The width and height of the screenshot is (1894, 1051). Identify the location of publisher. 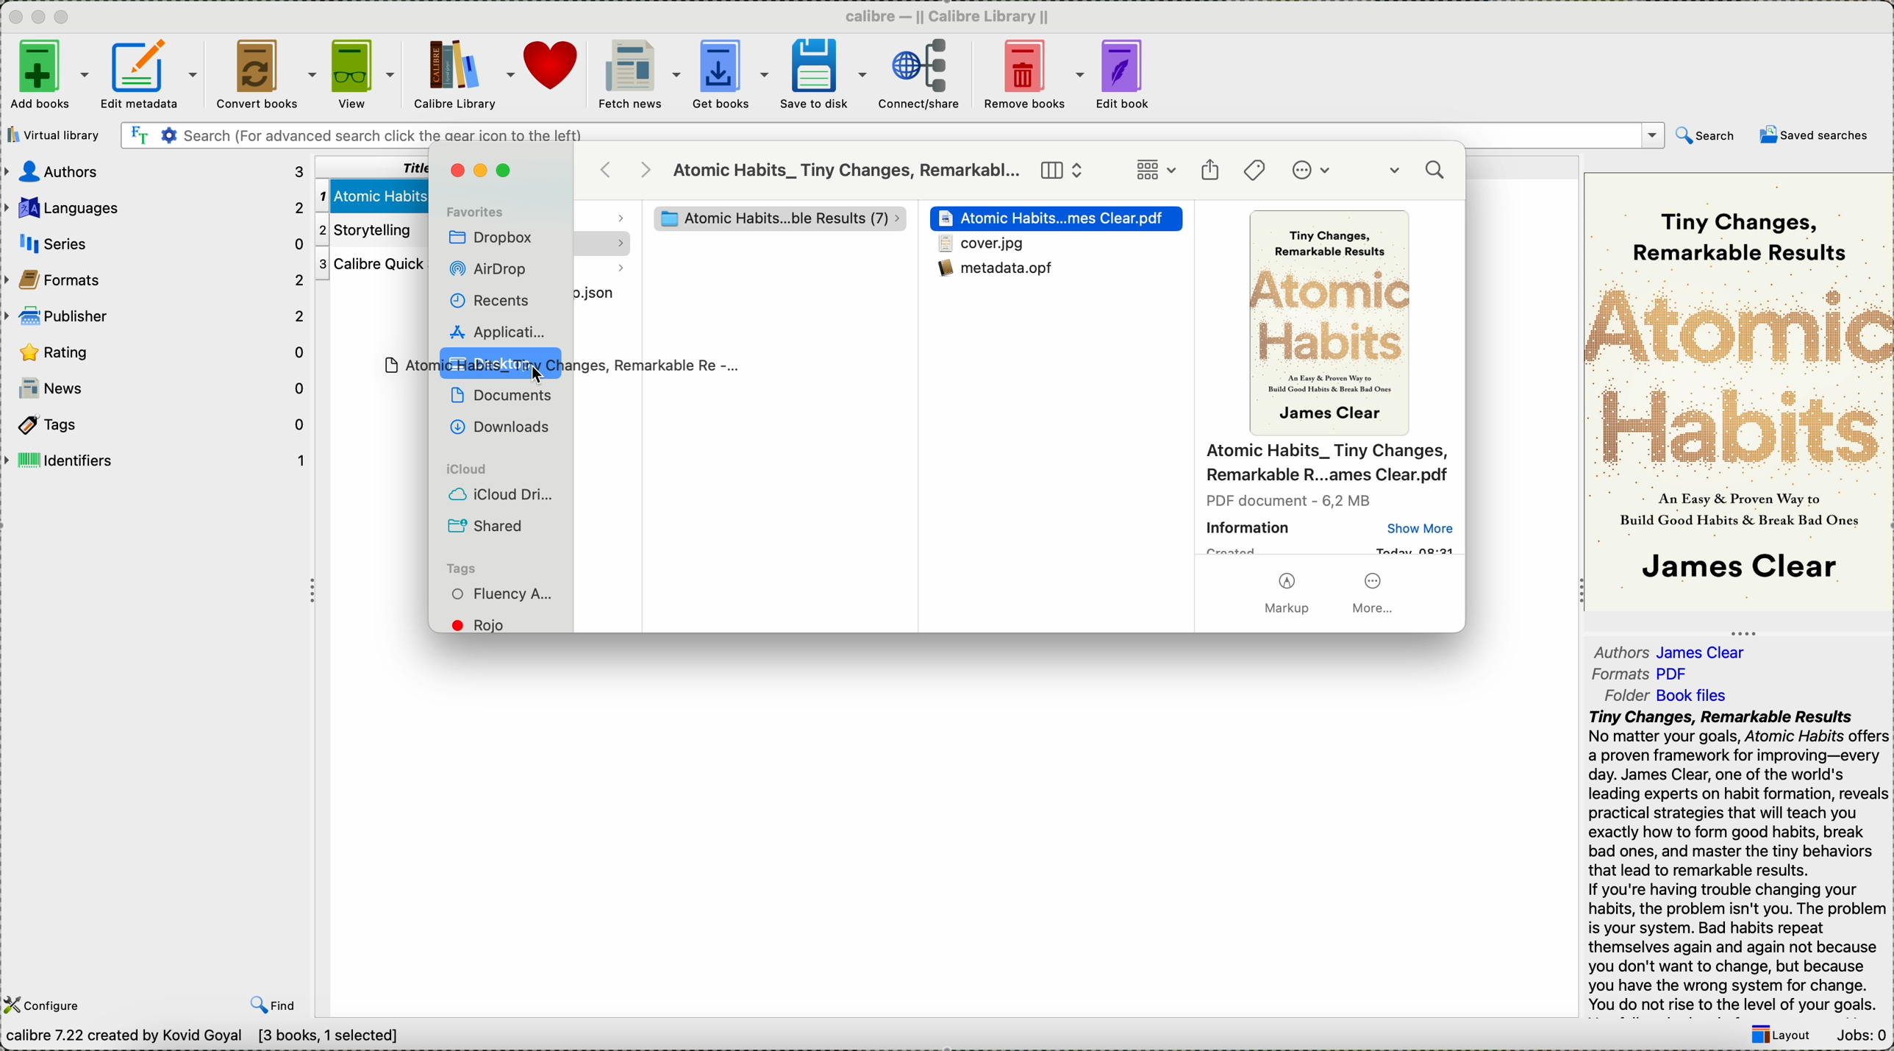
(157, 315).